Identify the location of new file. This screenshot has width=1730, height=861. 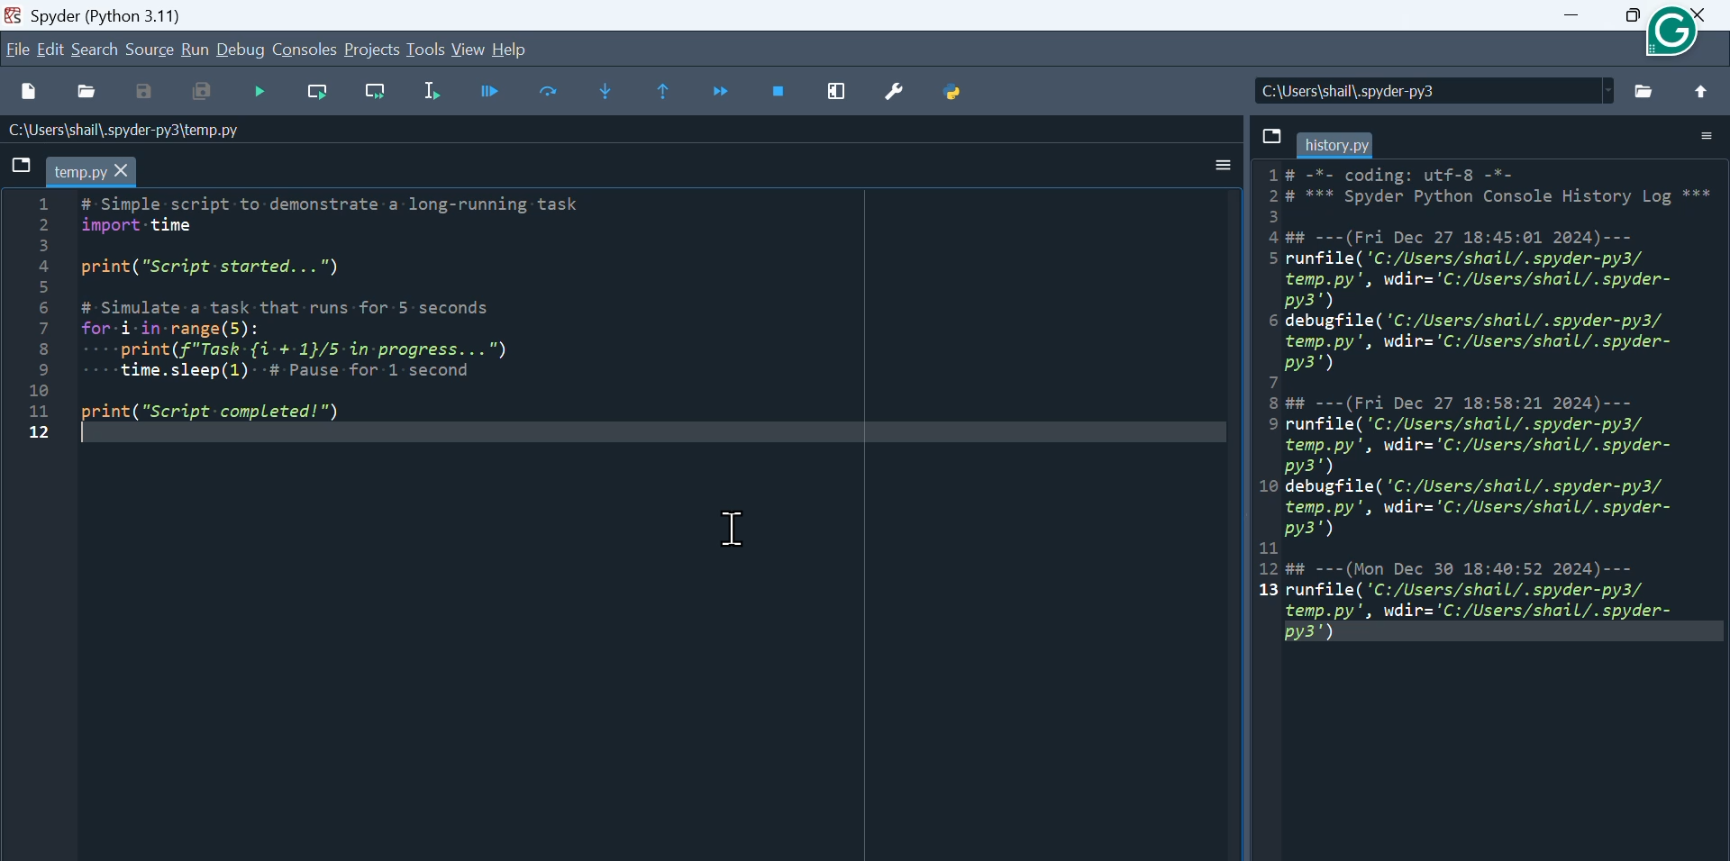
(25, 88).